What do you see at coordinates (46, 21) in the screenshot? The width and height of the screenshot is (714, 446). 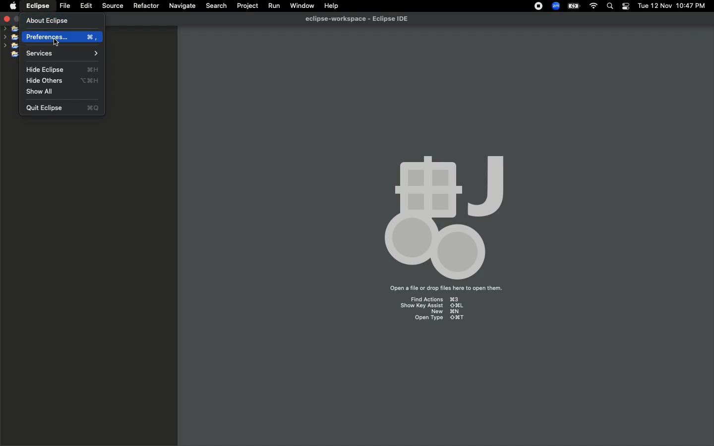 I see `About eclipse` at bounding box center [46, 21].